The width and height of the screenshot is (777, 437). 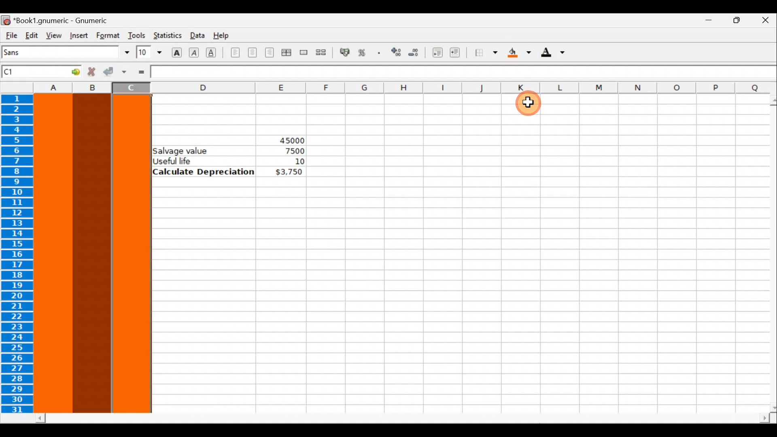 I want to click on Columns, so click(x=386, y=87).